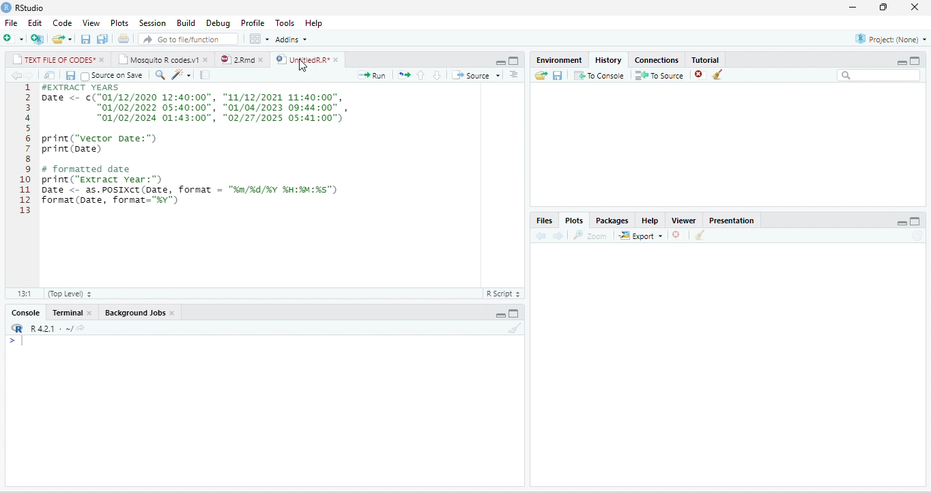 This screenshot has width=931, height=493. I want to click on R Script, so click(502, 293).